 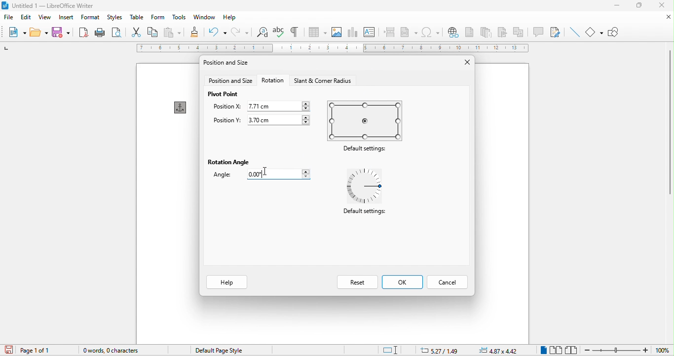 I want to click on help, so click(x=227, y=283).